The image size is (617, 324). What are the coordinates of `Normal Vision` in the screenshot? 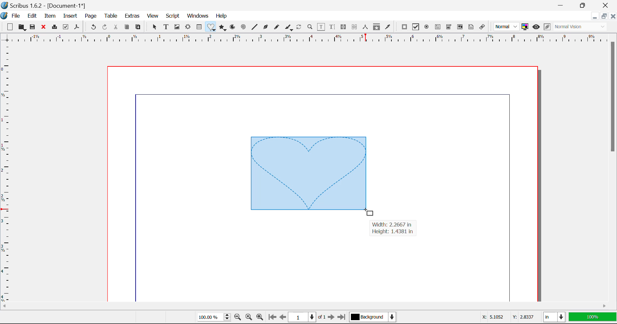 It's located at (581, 27).